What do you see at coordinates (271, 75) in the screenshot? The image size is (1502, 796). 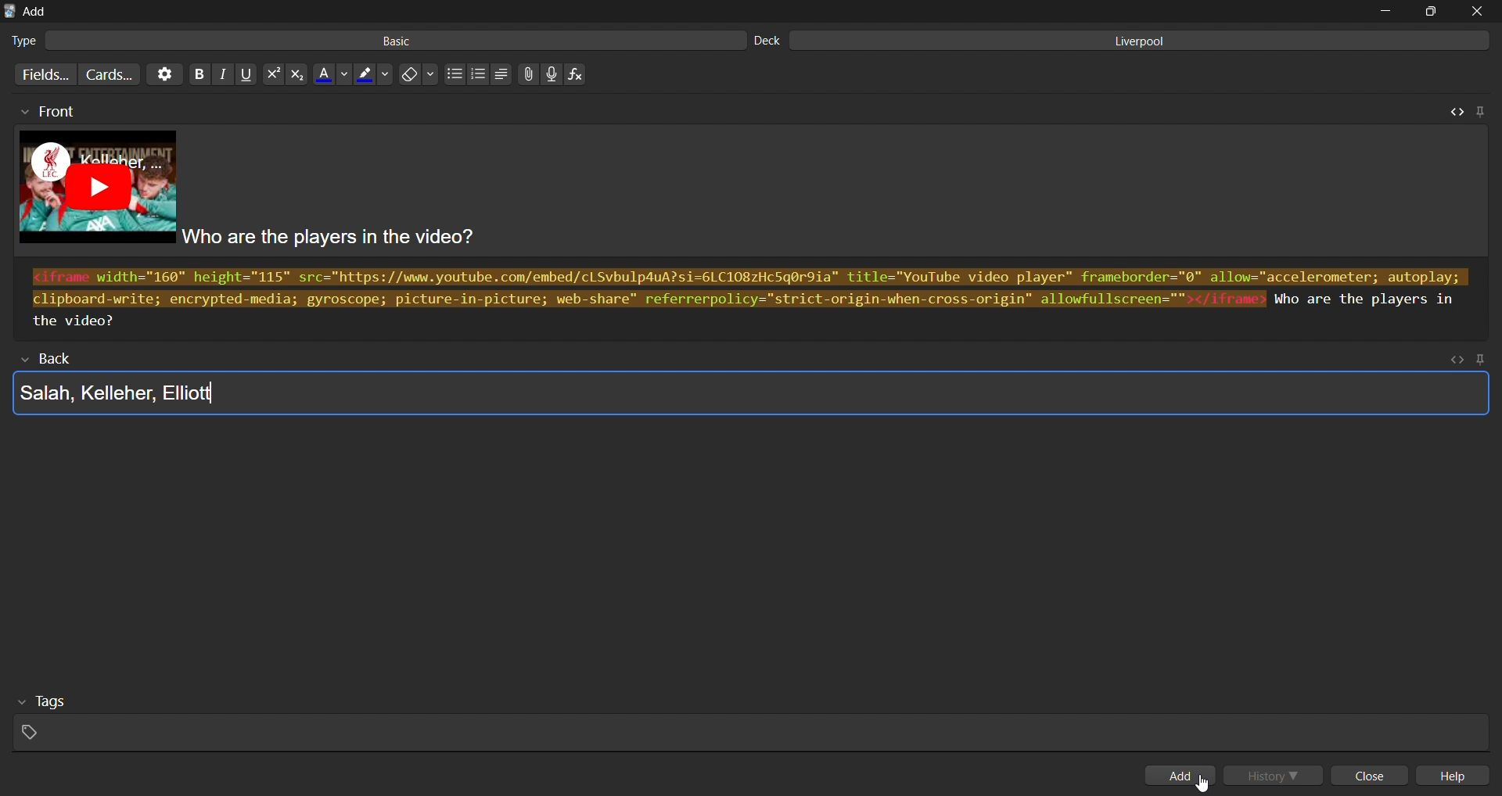 I see `superscript` at bounding box center [271, 75].